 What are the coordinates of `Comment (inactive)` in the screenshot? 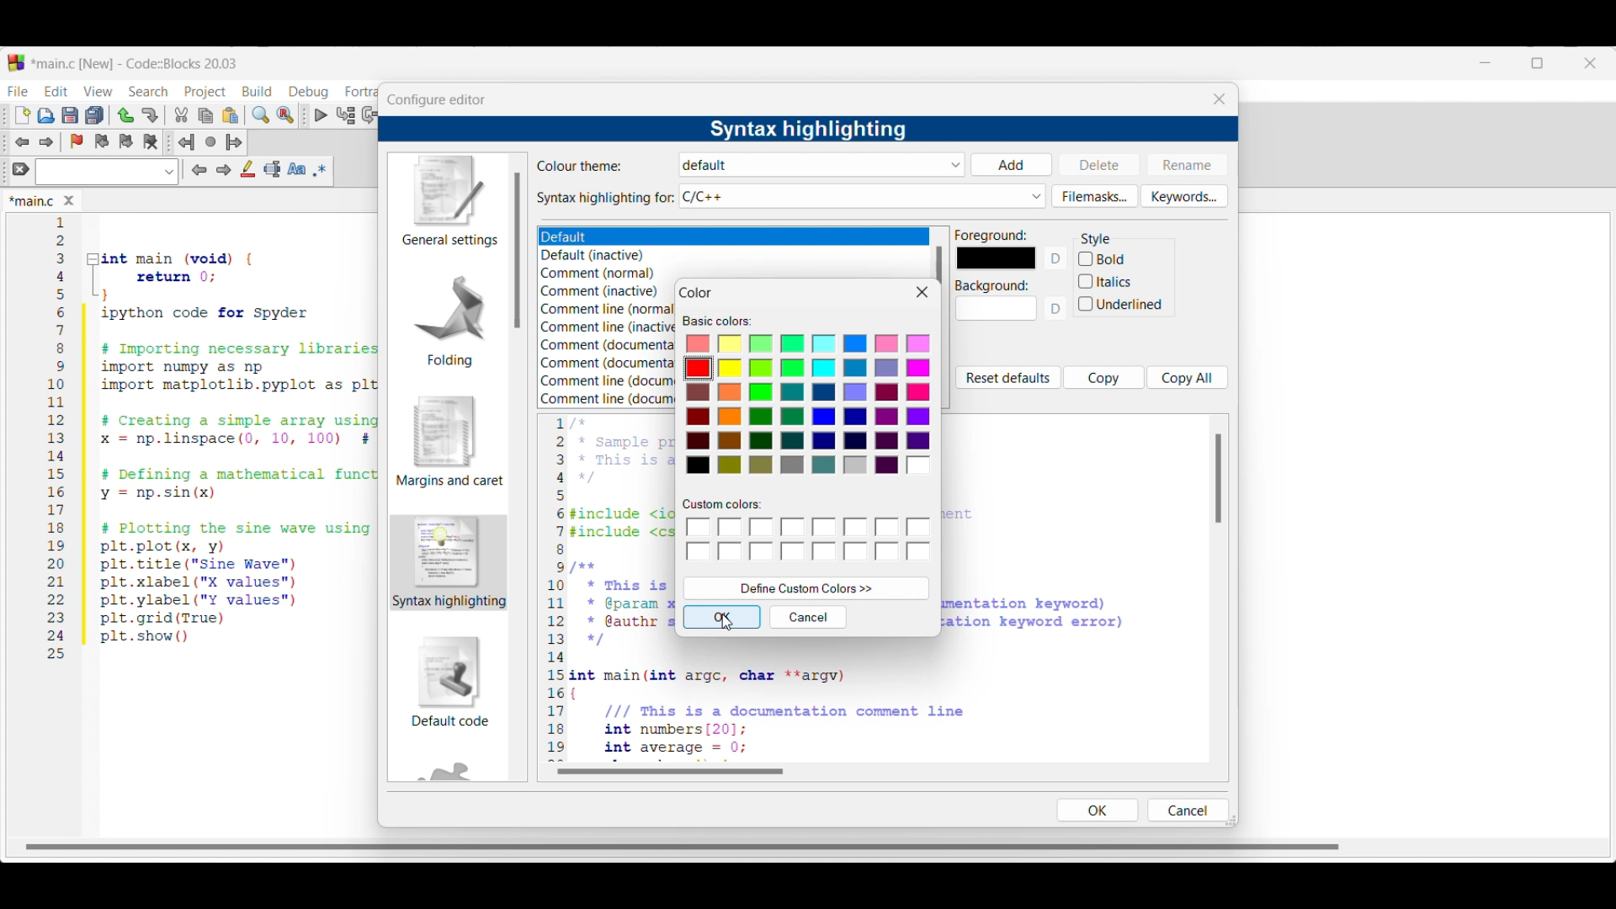 It's located at (600, 291).